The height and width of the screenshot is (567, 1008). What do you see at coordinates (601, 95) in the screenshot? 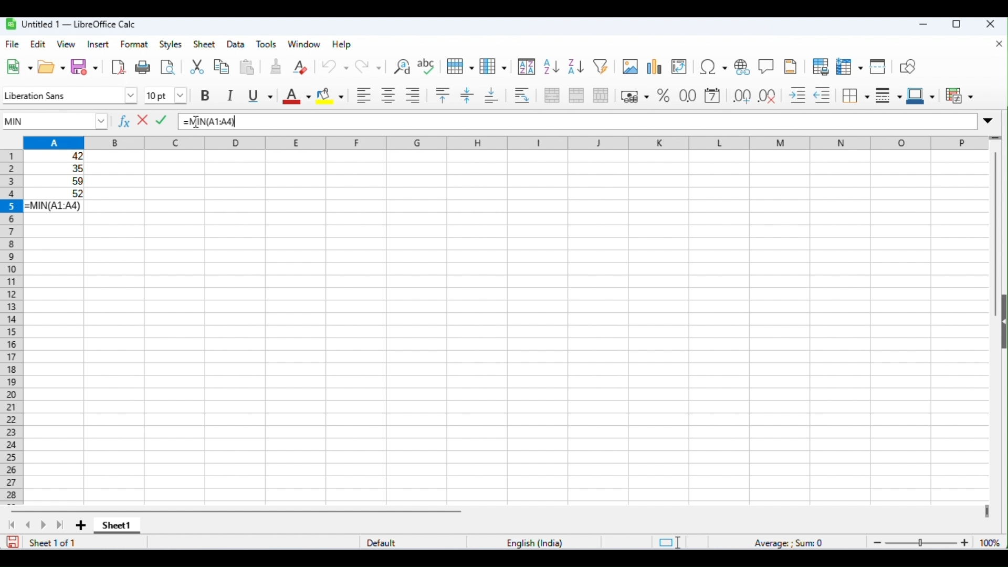
I see `unmerge cells` at bounding box center [601, 95].